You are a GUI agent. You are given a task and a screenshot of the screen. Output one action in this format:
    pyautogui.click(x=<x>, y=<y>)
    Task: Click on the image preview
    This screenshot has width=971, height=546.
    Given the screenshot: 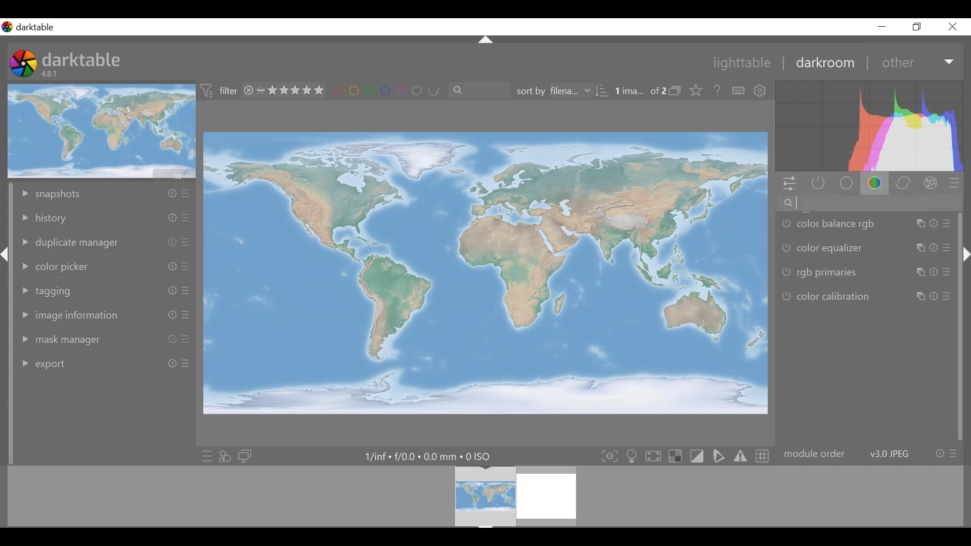 What is the action you would take?
    pyautogui.click(x=102, y=130)
    